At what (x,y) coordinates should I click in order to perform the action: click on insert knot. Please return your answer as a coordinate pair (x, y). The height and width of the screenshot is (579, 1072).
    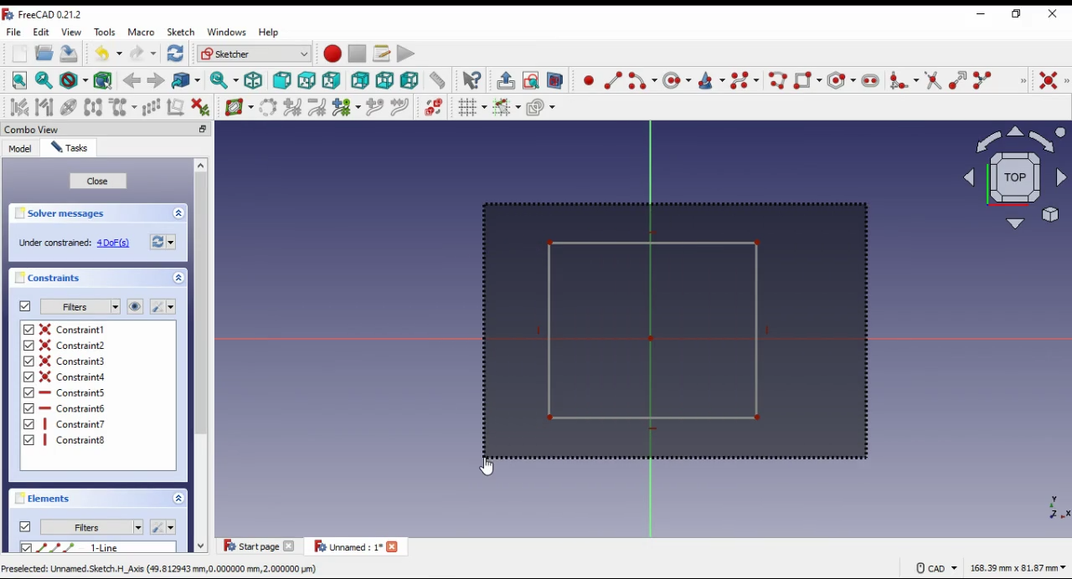
    Looking at the image, I should click on (374, 108).